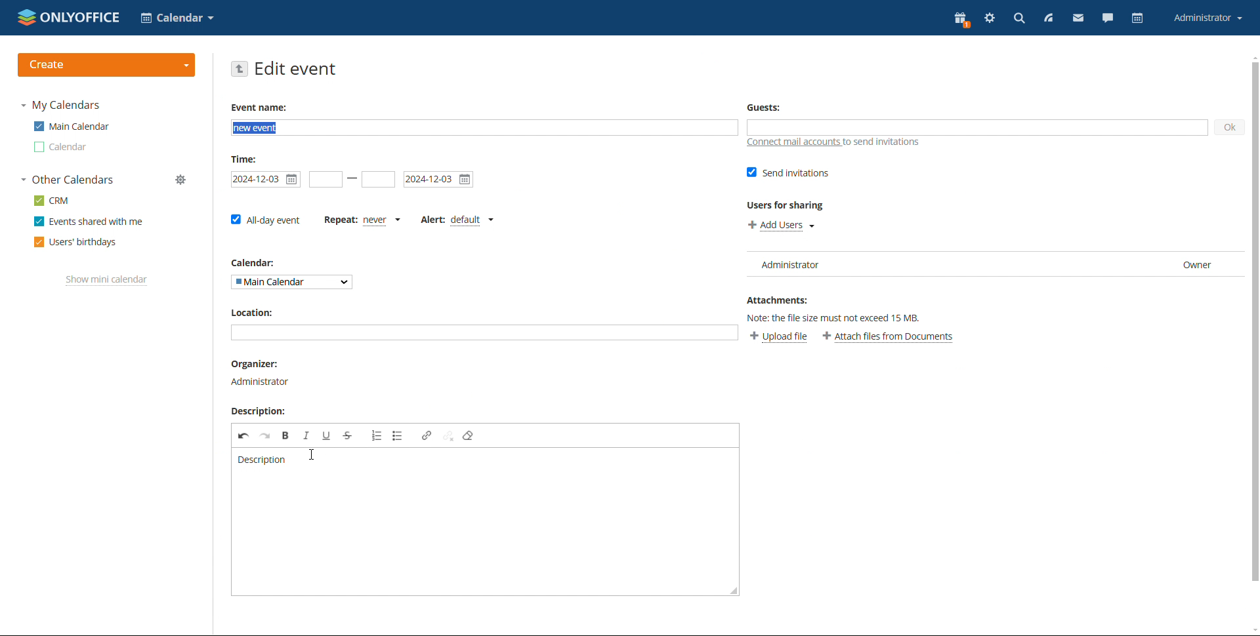  What do you see at coordinates (61, 106) in the screenshot?
I see `my calendars` at bounding box center [61, 106].